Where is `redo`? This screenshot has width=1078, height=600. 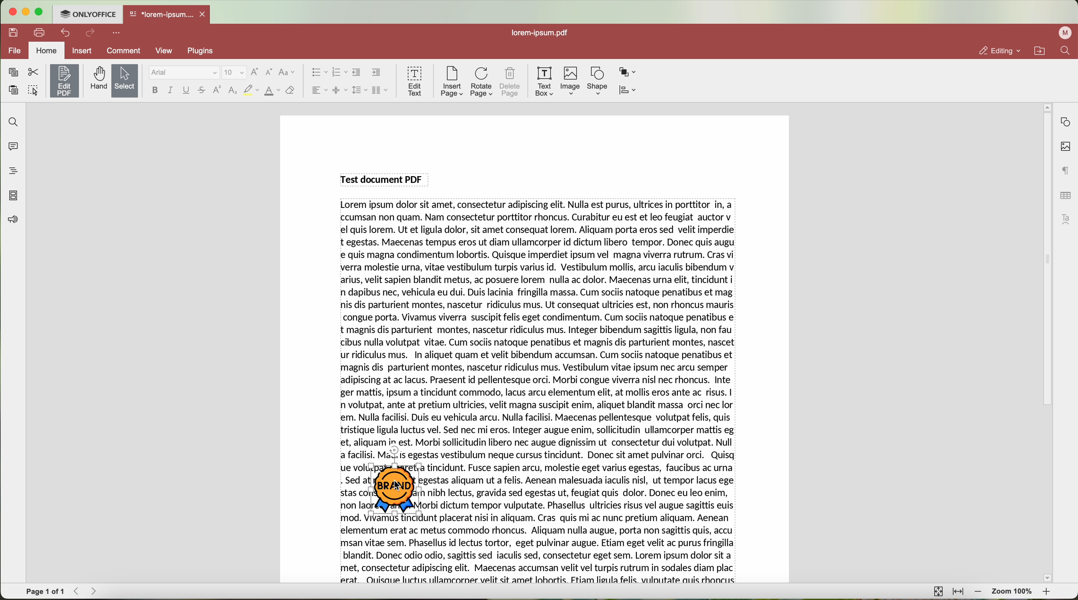
redo is located at coordinates (90, 33).